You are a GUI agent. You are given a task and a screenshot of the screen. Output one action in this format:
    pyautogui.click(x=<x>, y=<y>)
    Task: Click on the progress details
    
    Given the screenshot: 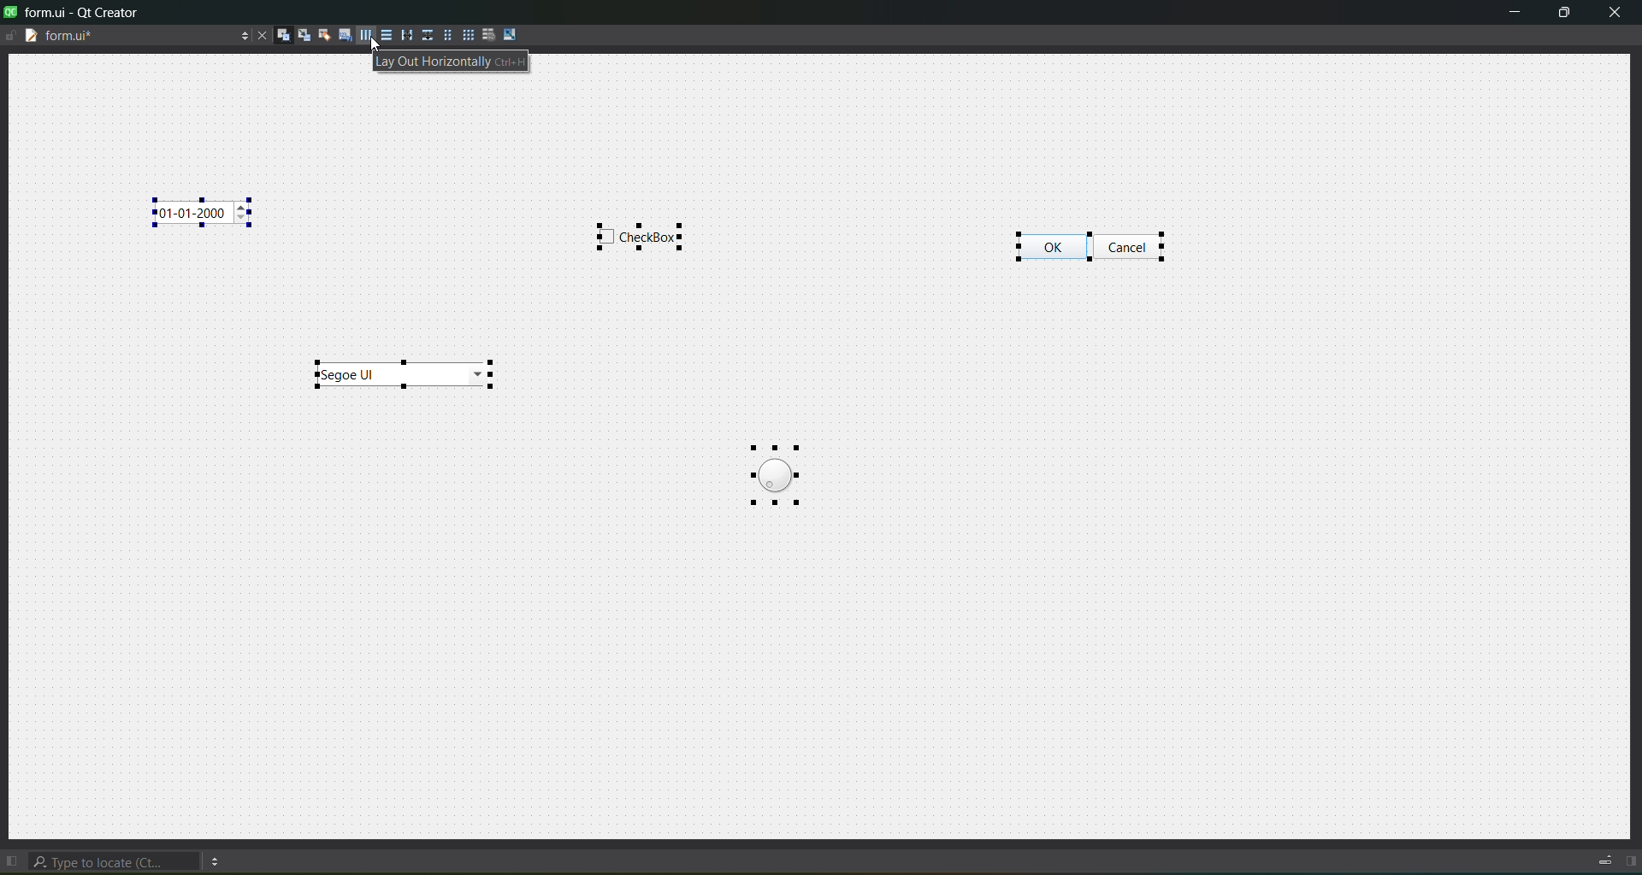 What is the action you would take?
    pyautogui.click(x=1604, y=860)
    